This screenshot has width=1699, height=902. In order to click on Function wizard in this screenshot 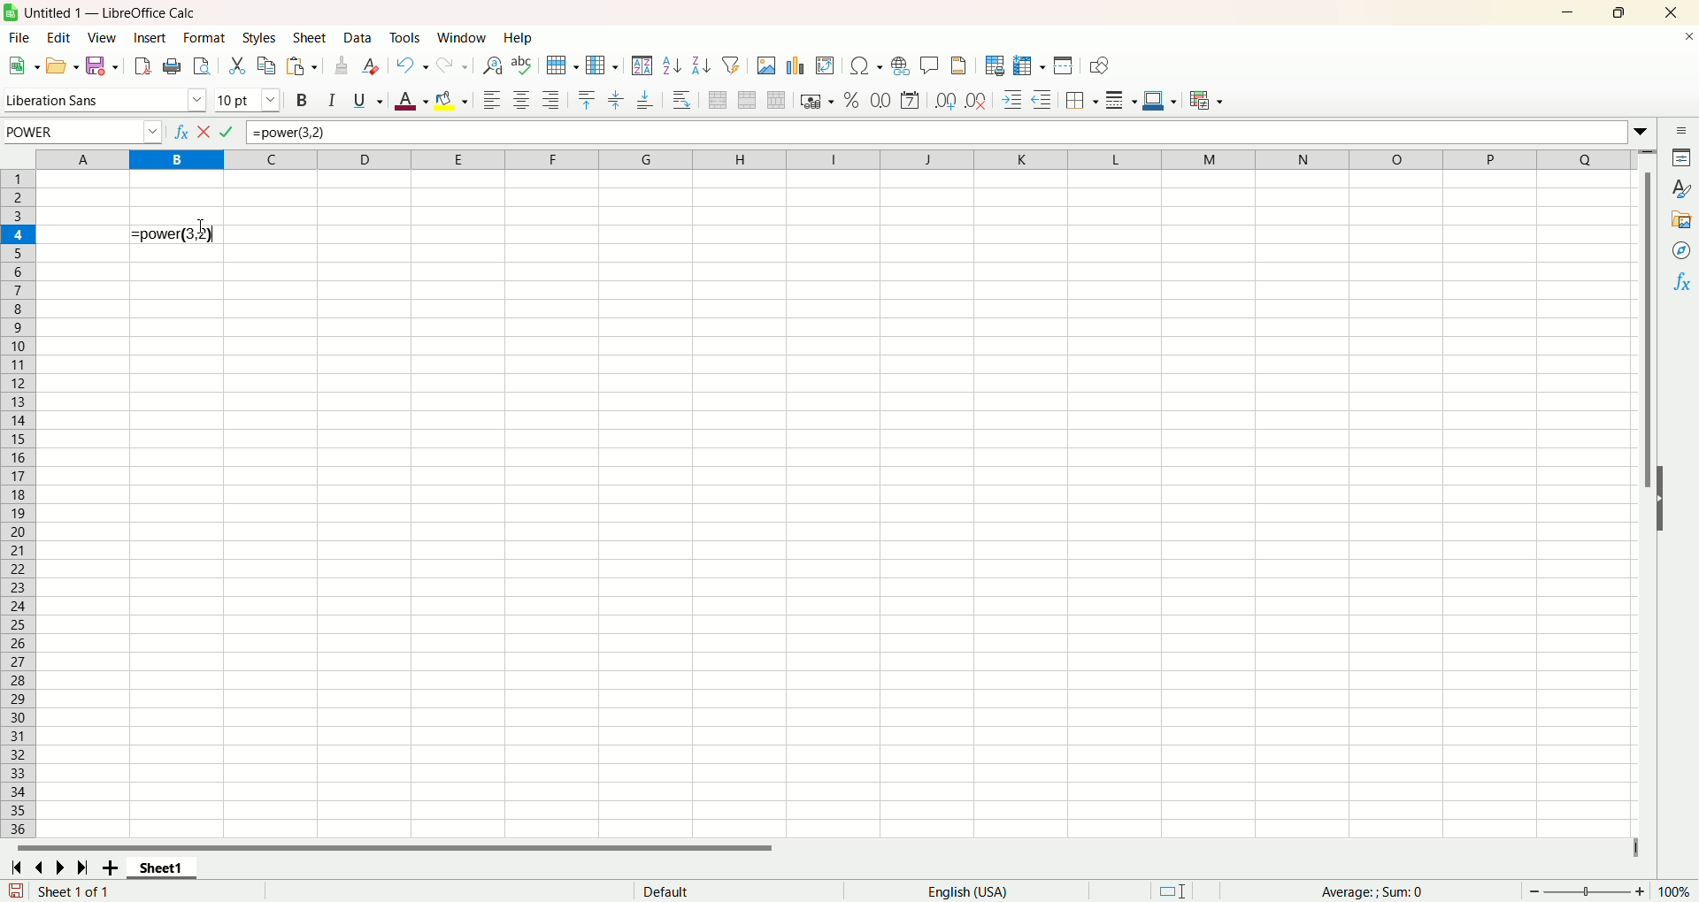, I will do `click(180, 132)`.